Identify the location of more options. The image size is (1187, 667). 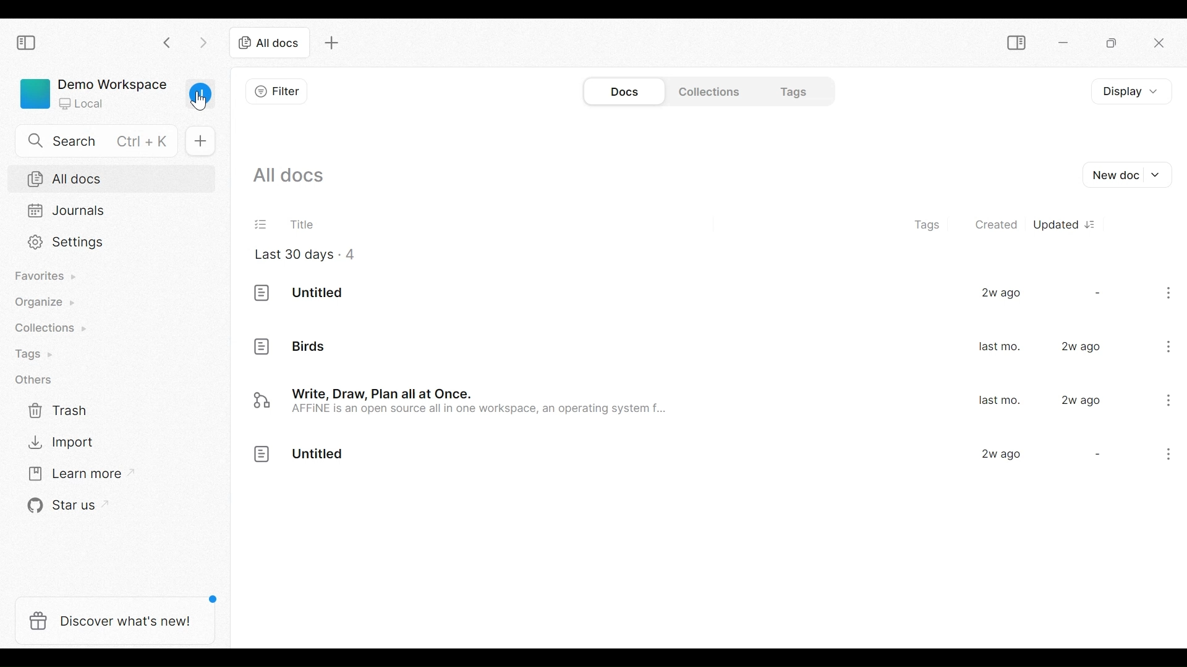
(1170, 345).